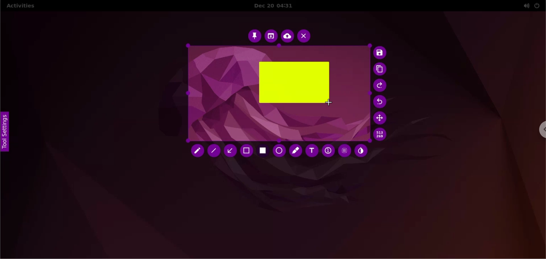 Image resolution: width=546 pixels, height=259 pixels. I want to click on rectangle, so click(294, 82).